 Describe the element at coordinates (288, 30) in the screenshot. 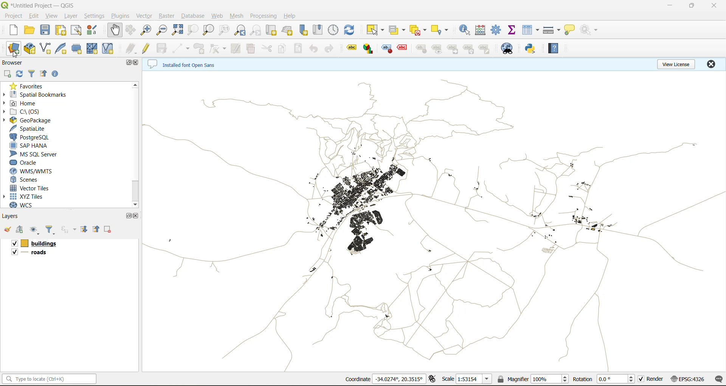

I see `new 3d map` at that location.